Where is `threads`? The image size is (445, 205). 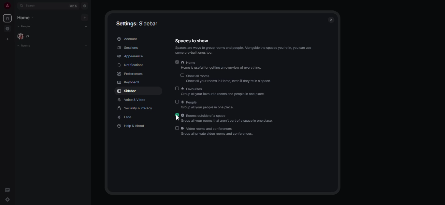
threads is located at coordinates (7, 191).